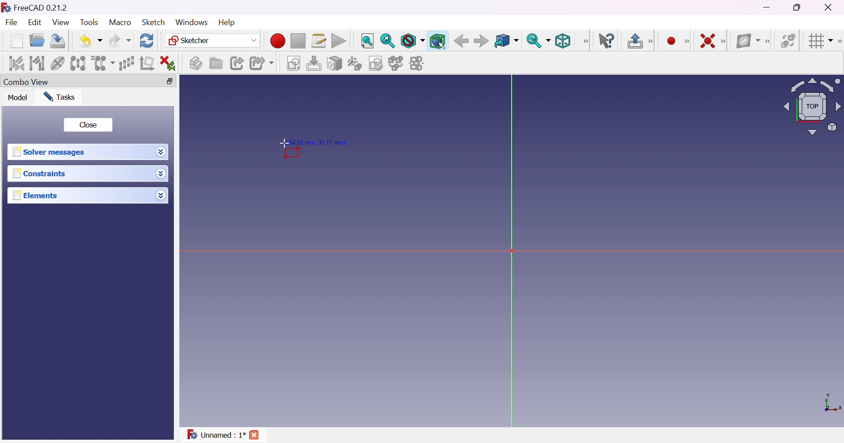  I want to click on Object, so click(292, 153).